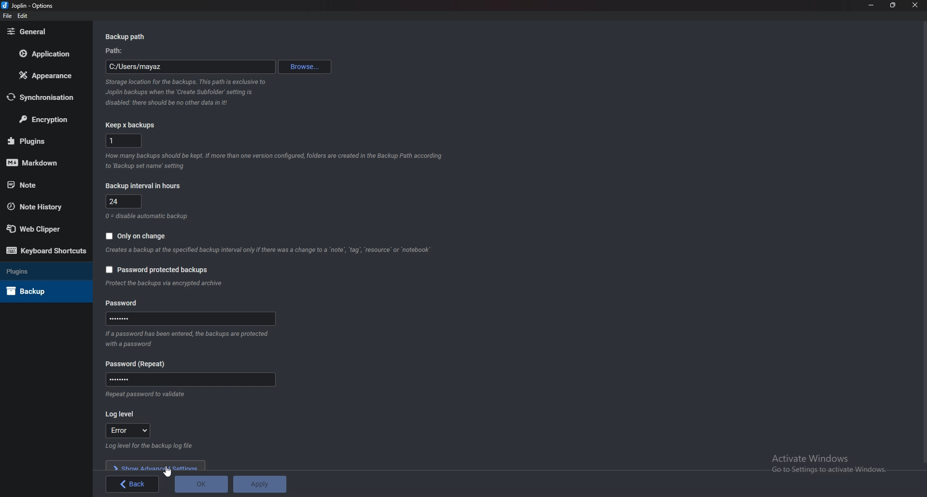  What do you see at coordinates (124, 413) in the screenshot?
I see `log level` at bounding box center [124, 413].